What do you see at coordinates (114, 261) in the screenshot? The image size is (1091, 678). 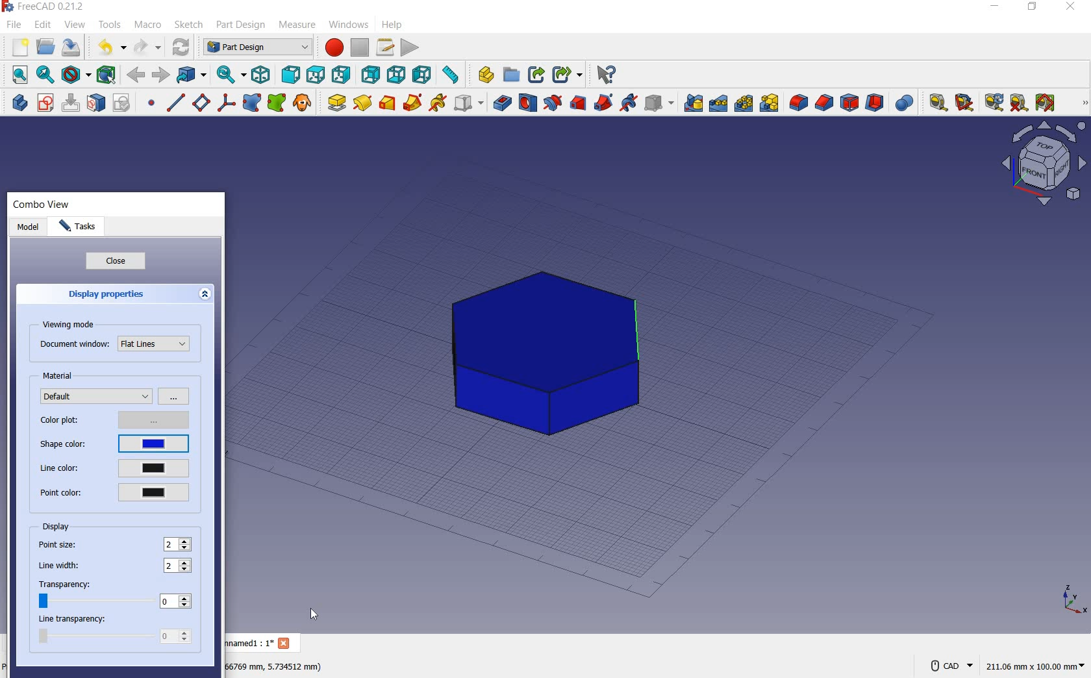 I see `close` at bounding box center [114, 261].